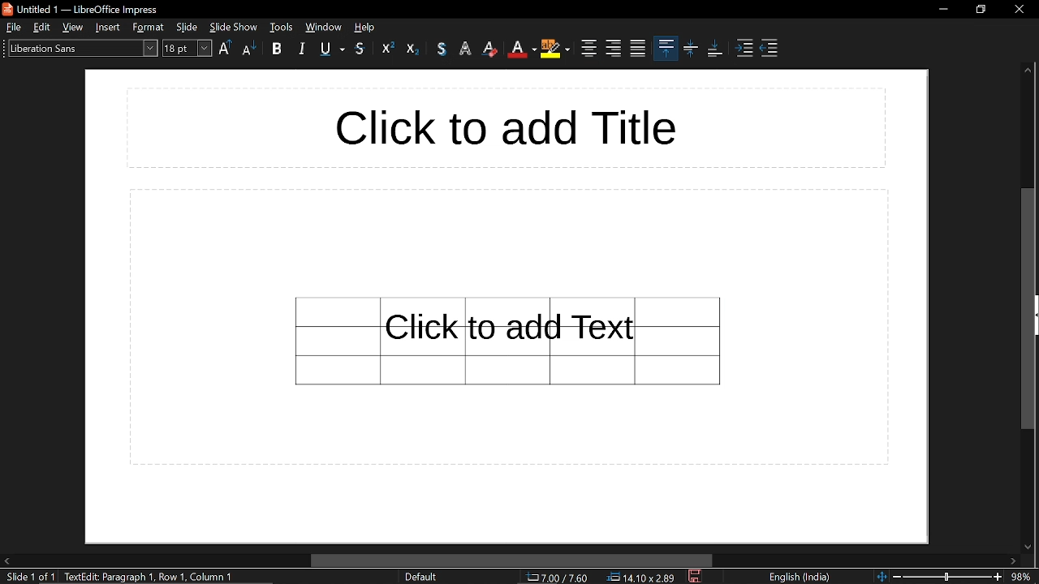 The height and width of the screenshot is (584, 1039). What do you see at coordinates (897, 576) in the screenshot?
I see `zoom out` at bounding box center [897, 576].